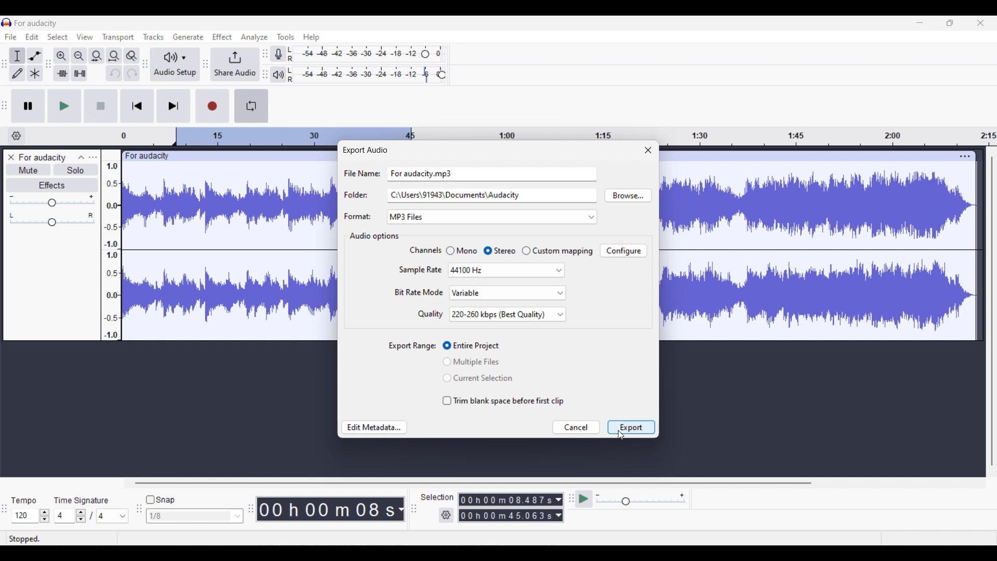 The image size is (997, 561). I want to click on Selection tool, so click(17, 57).